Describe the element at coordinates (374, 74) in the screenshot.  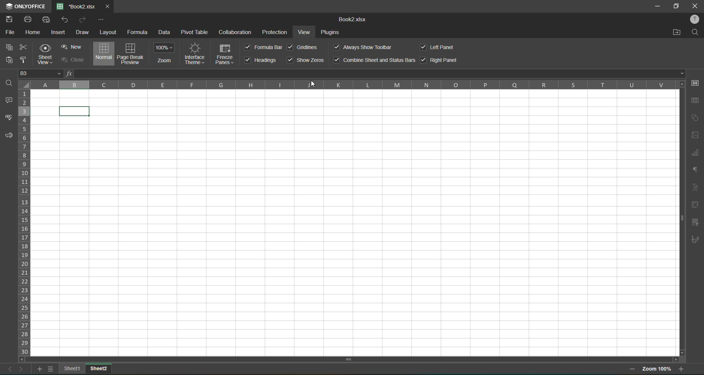
I see `formula bar` at that location.